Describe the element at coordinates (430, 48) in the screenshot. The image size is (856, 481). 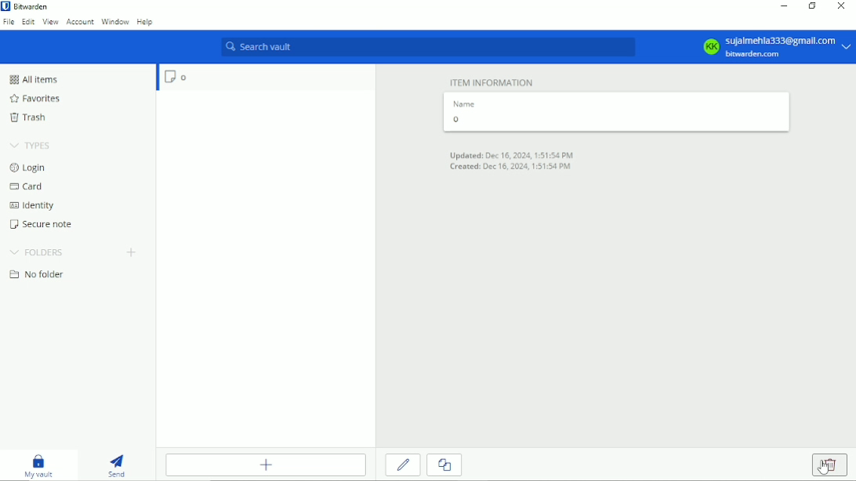
I see `Search vault` at that location.